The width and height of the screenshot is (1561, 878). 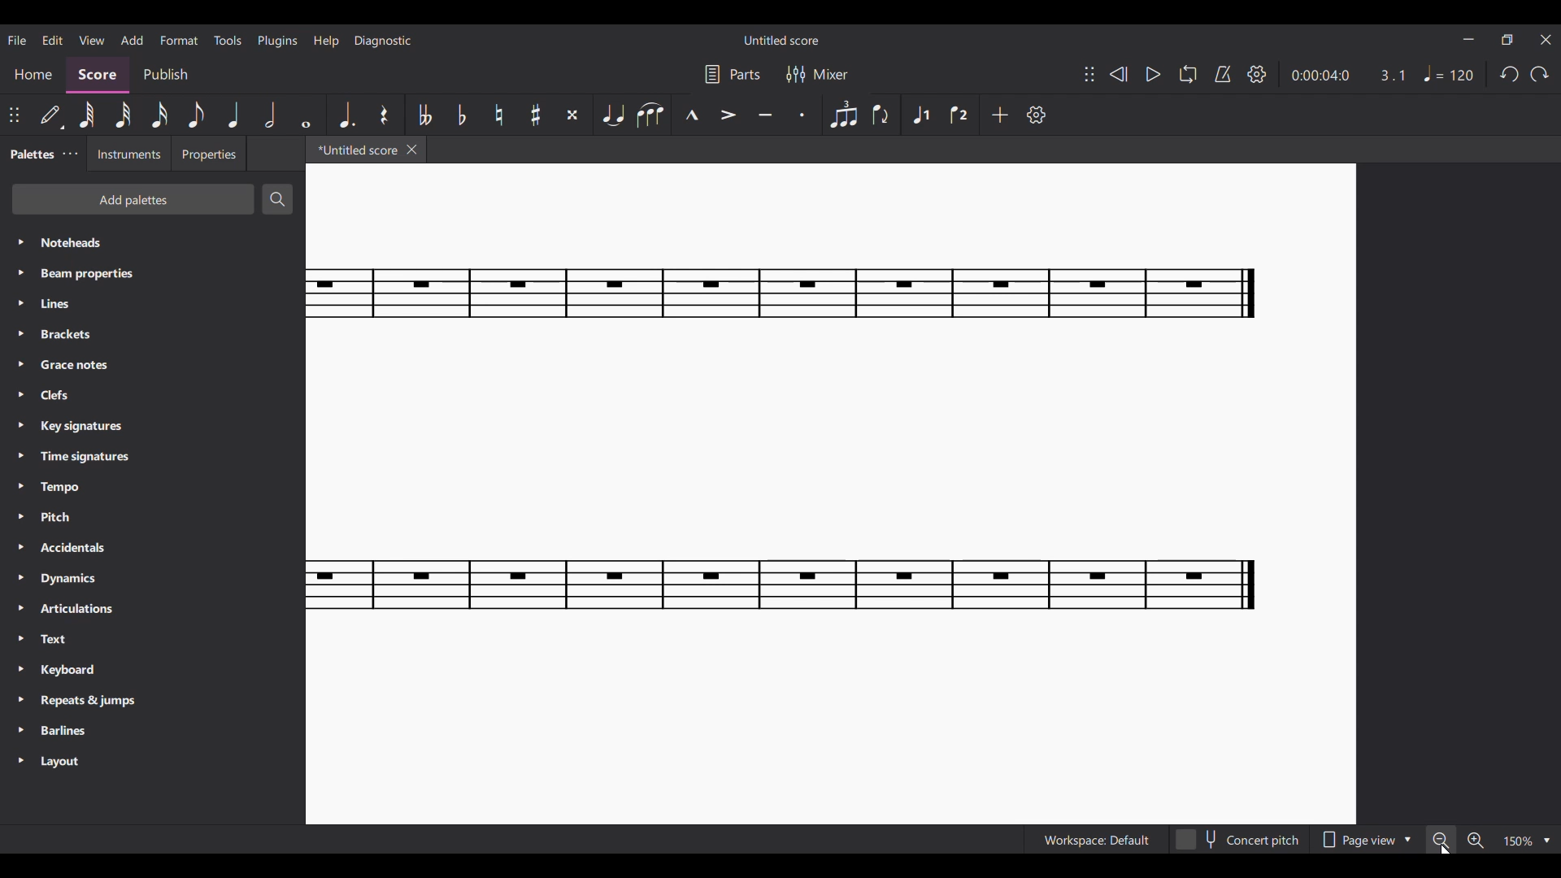 I want to click on Tie, so click(x=612, y=115).